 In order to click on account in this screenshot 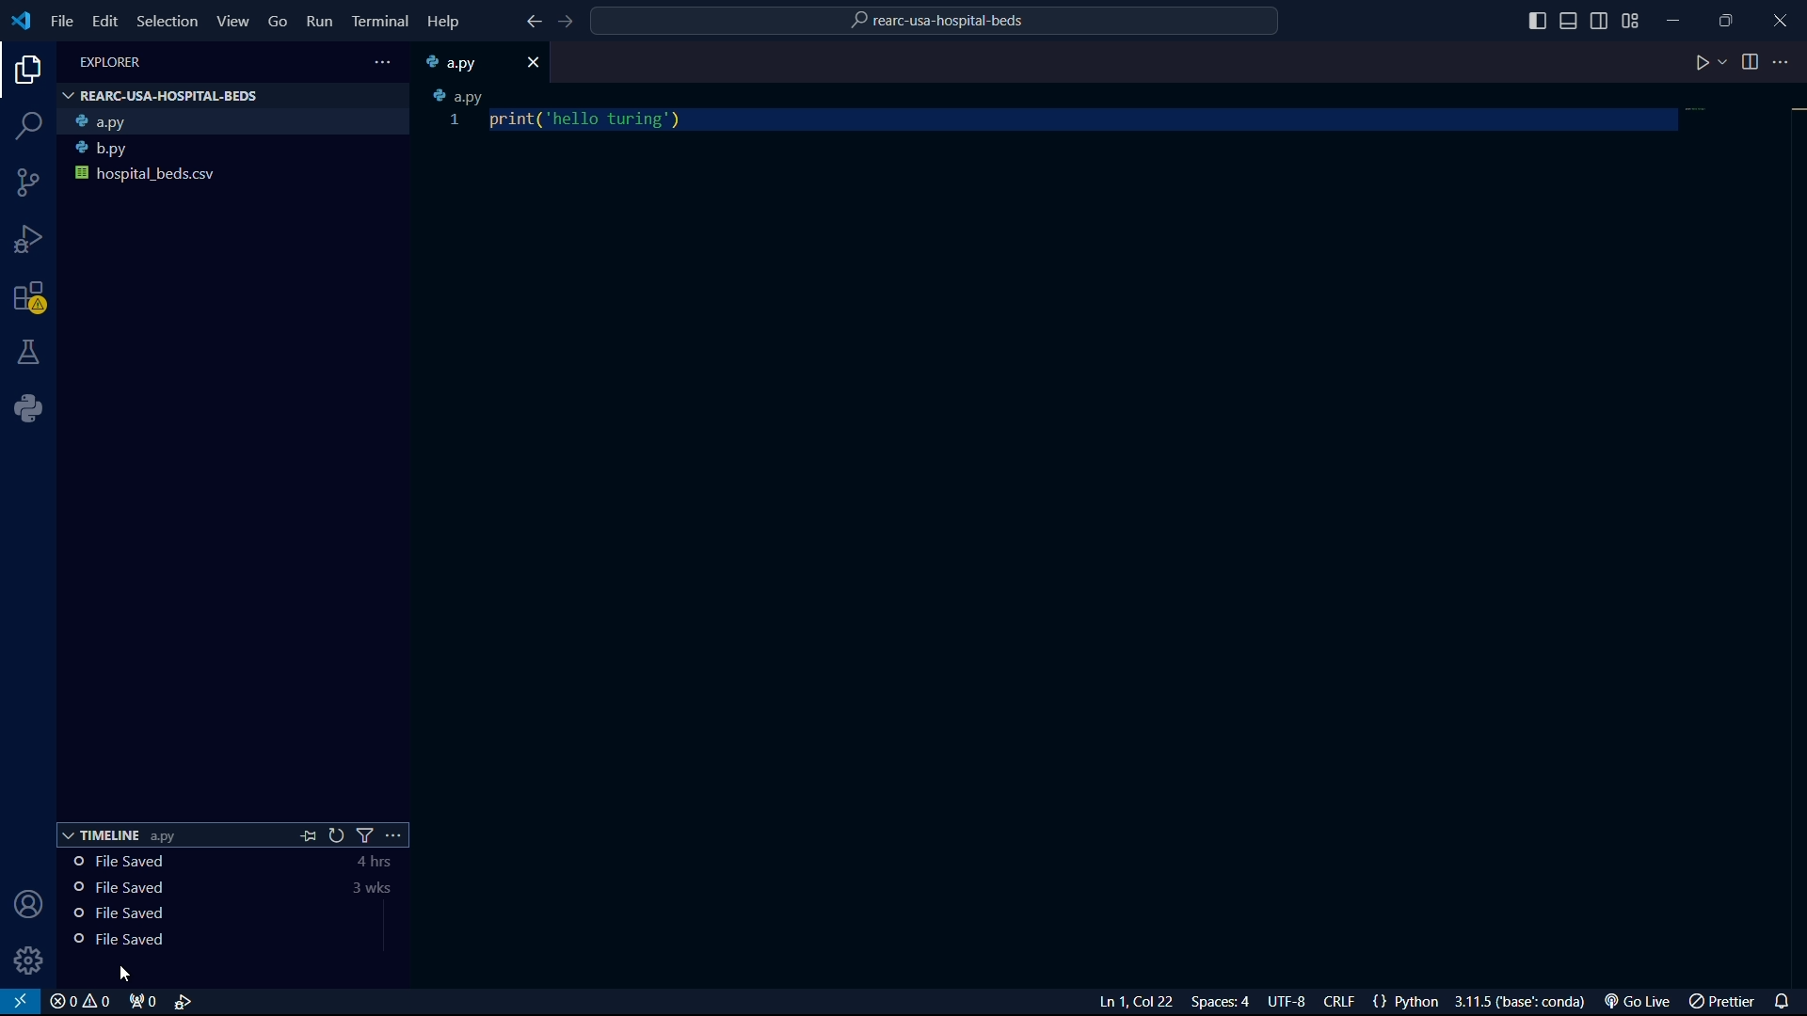, I will do `click(30, 907)`.